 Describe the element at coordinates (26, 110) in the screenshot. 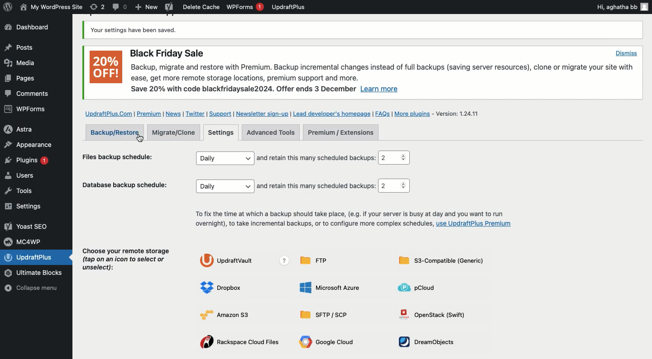

I see `WPForms` at that location.